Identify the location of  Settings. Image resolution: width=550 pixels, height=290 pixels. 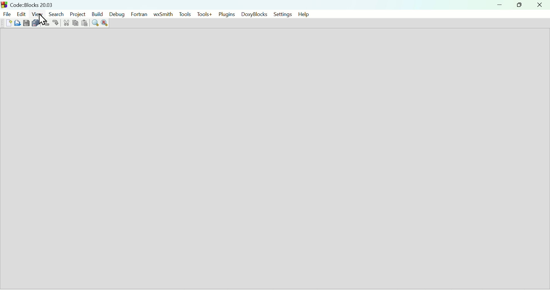
(280, 14).